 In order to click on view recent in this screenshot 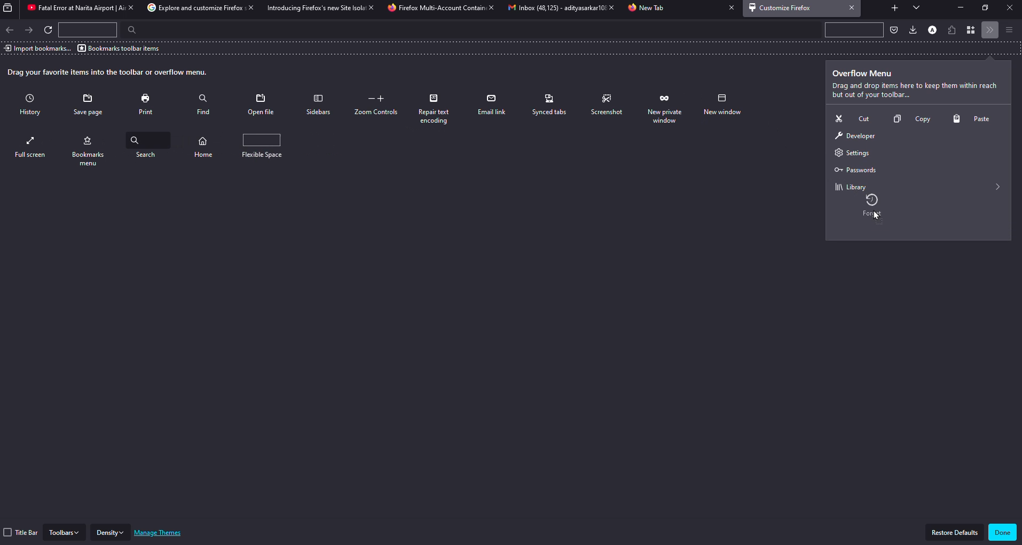, I will do `click(10, 8)`.